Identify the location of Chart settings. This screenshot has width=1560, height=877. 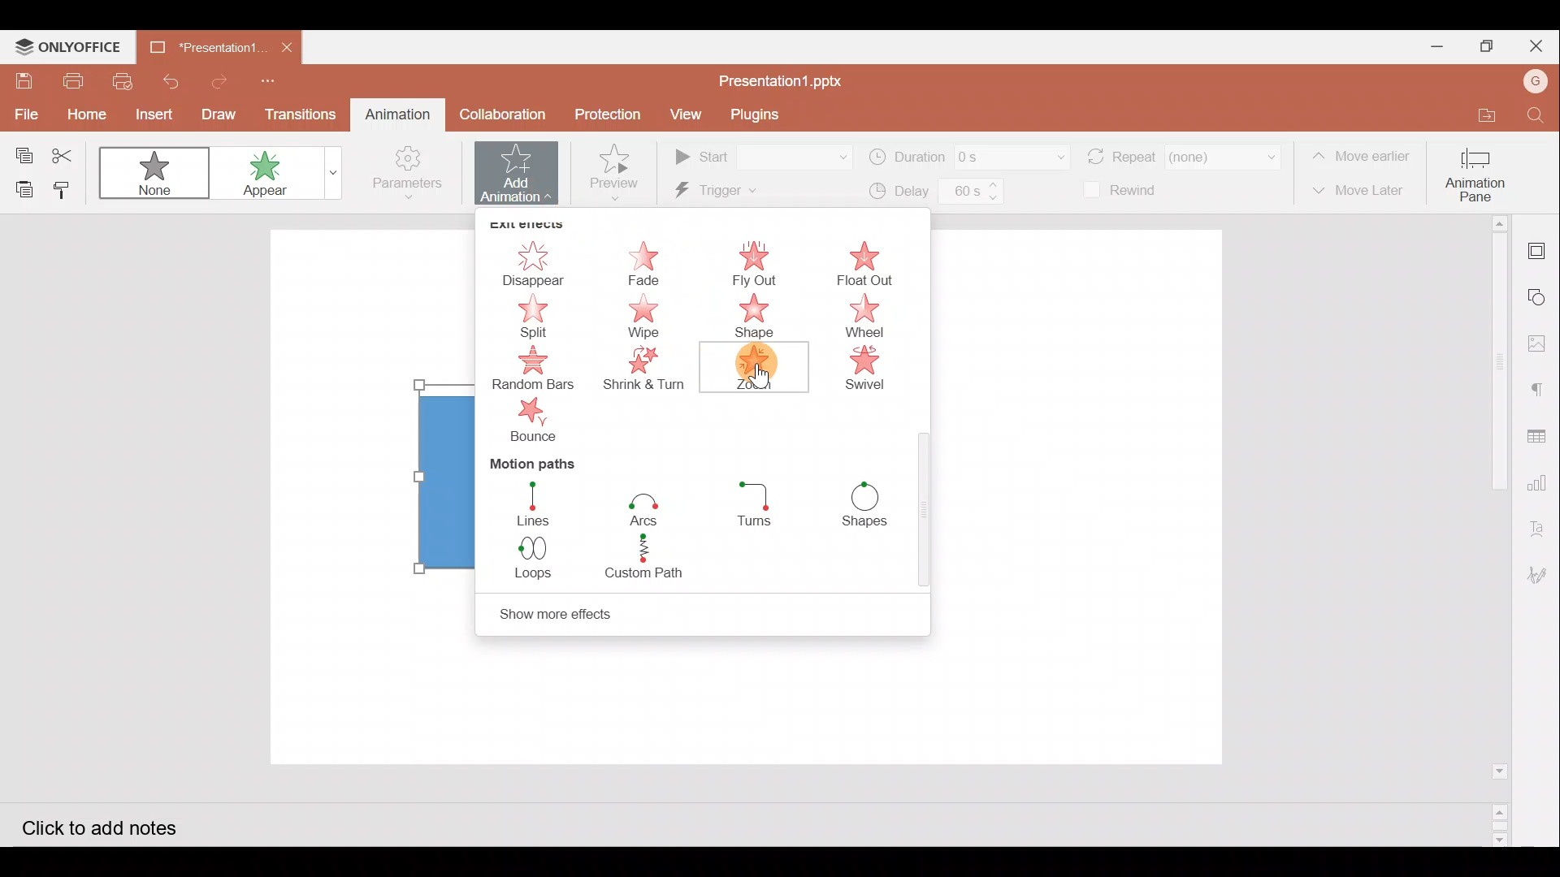
(1540, 482).